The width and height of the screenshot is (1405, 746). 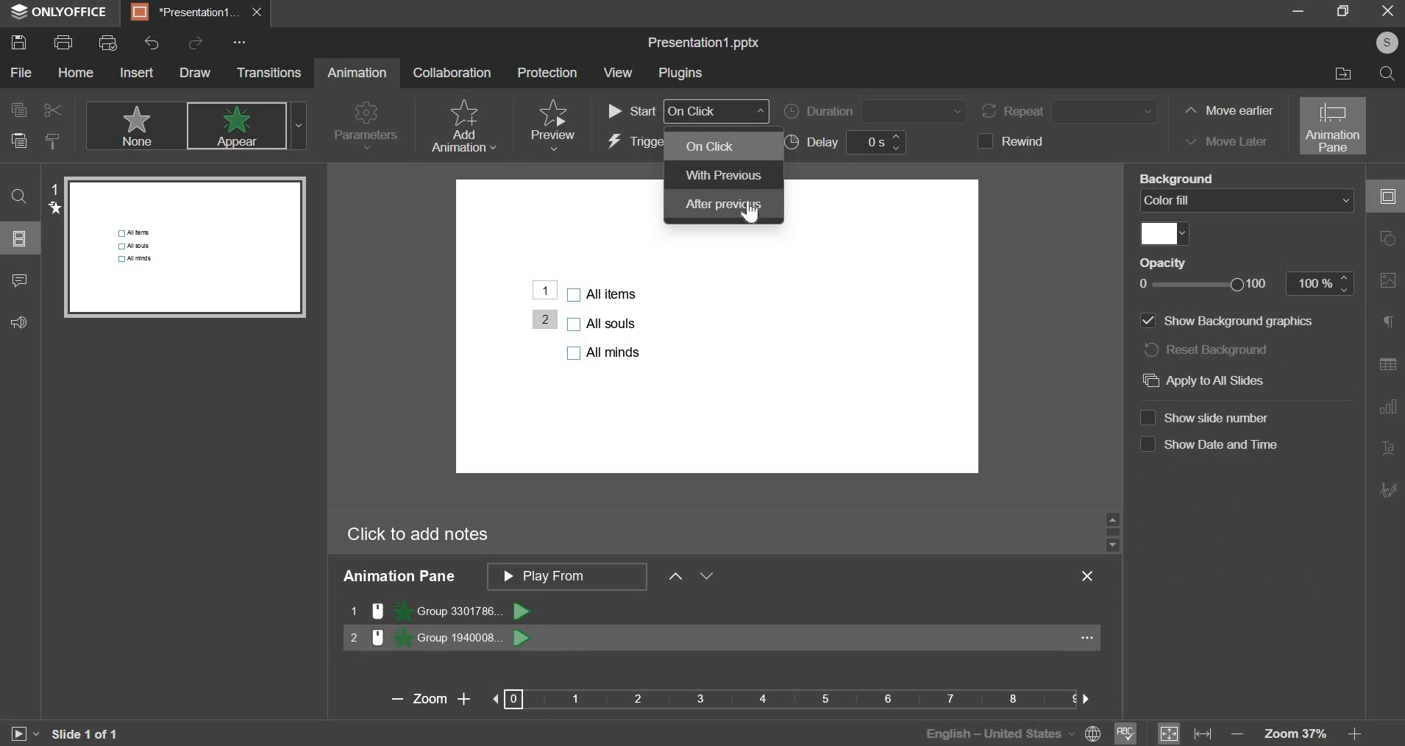 What do you see at coordinates (725, 146) in the screenshot?
I see `on click` at bounding box center [725, 146].